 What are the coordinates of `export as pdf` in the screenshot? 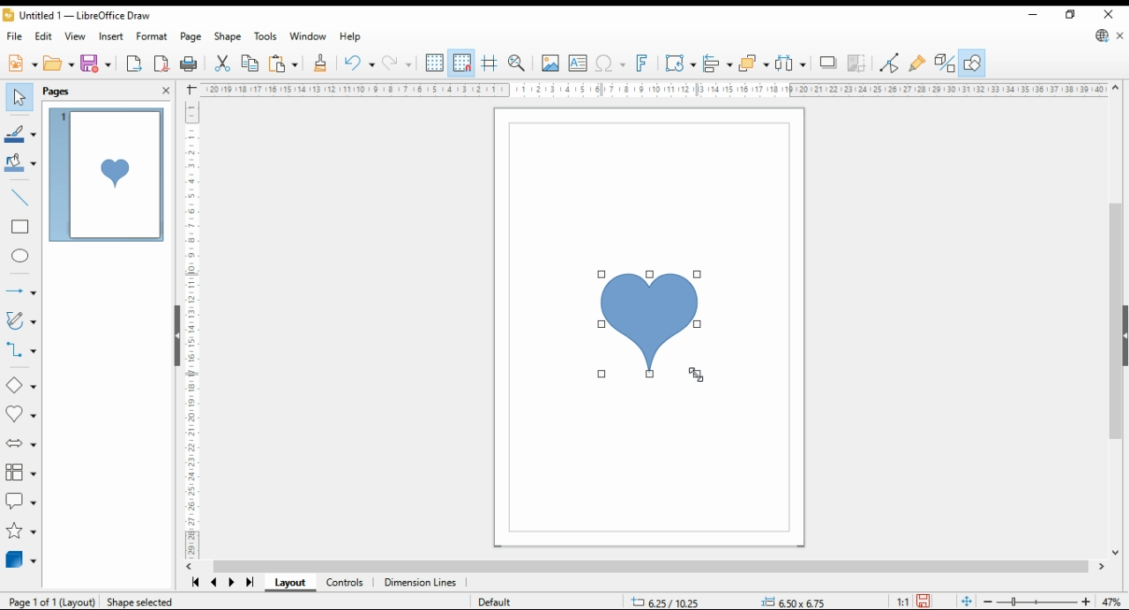 It's located at (162, 63).